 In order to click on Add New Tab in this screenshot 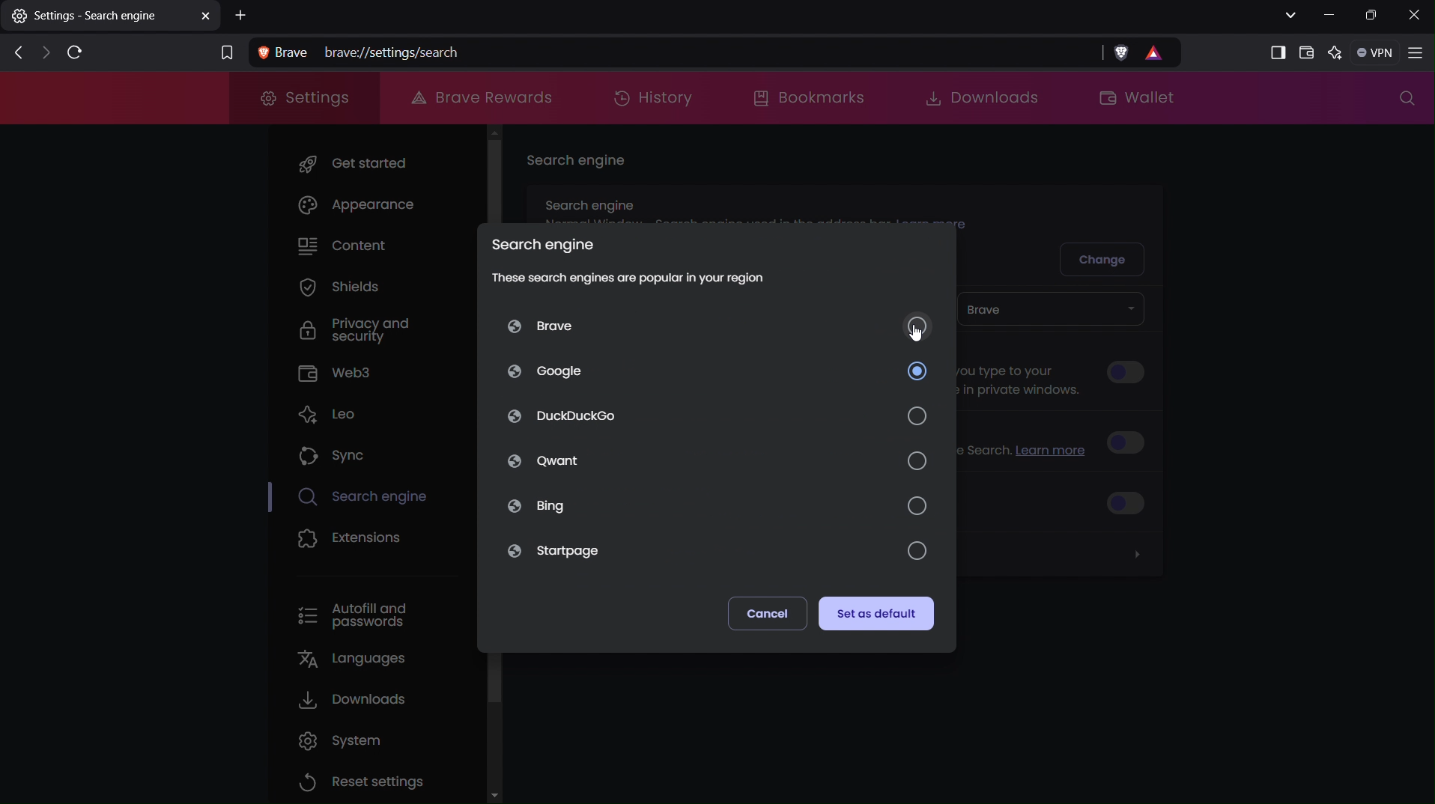, I will do `click(243, 16)`.